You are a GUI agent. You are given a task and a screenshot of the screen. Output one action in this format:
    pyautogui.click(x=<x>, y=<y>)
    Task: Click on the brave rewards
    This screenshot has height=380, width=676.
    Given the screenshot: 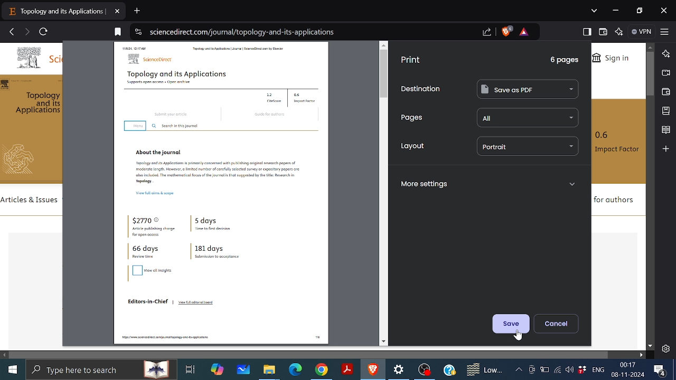 What is the action you would take?
    pyautogui.click(x=526, y=32)
    